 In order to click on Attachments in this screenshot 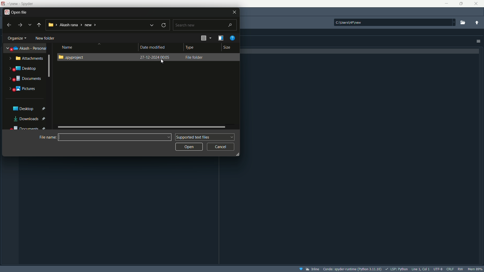, I will do `click(29, 59)`.